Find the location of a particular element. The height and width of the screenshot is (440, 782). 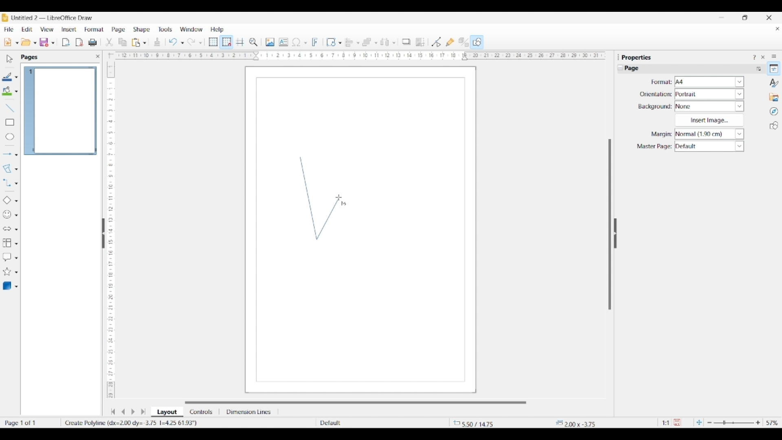

Symbol shape options is located at coordinates (16, 215).